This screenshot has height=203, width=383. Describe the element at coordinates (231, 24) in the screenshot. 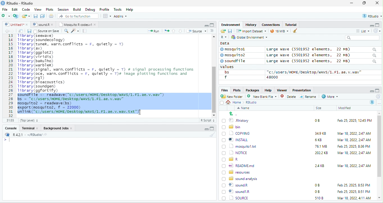

I see `Environment` at that location.